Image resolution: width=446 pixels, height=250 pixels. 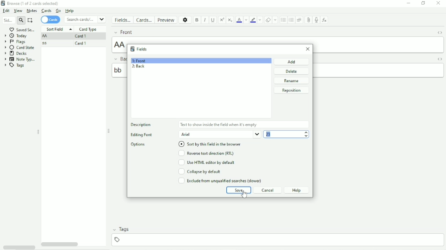 What do you see at coordinates (408, 3) in the screenshot?
I see `Minimize` at bounding box center [408, 3].